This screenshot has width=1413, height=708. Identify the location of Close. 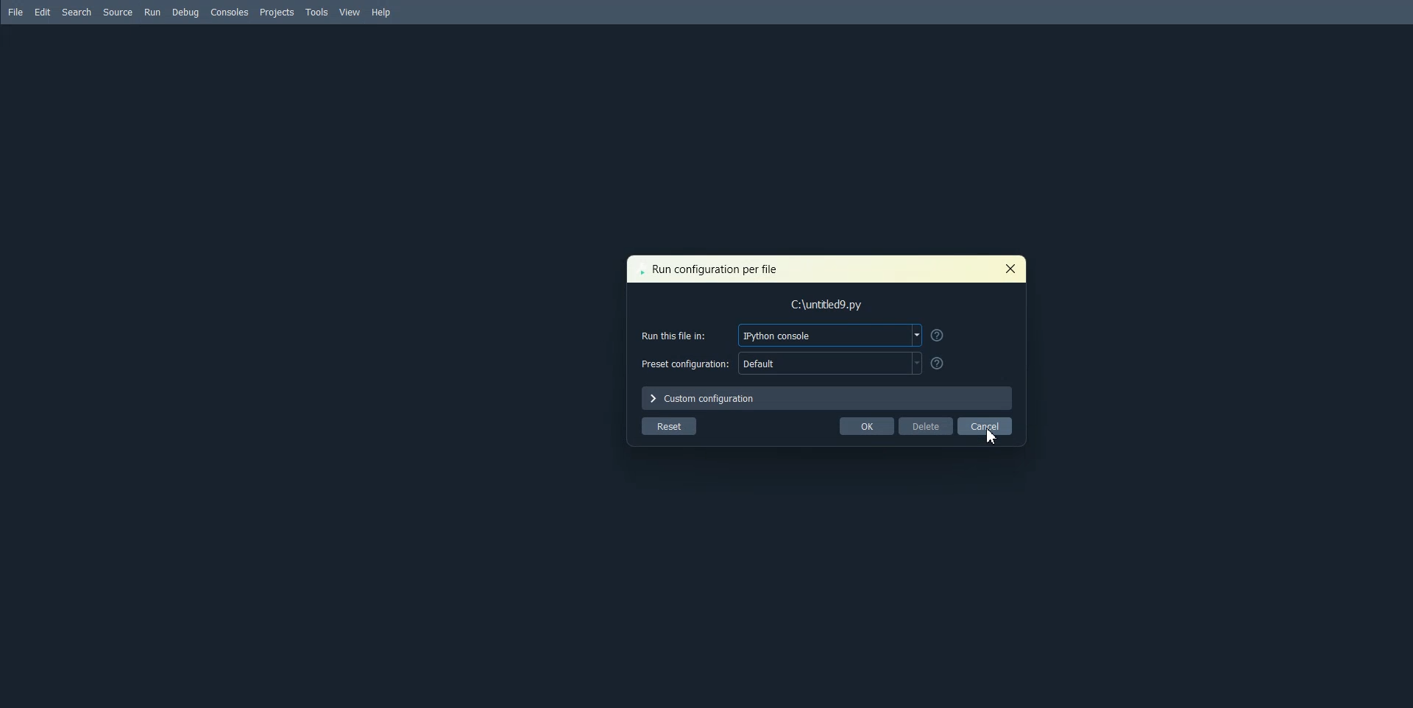
(1009, 269).